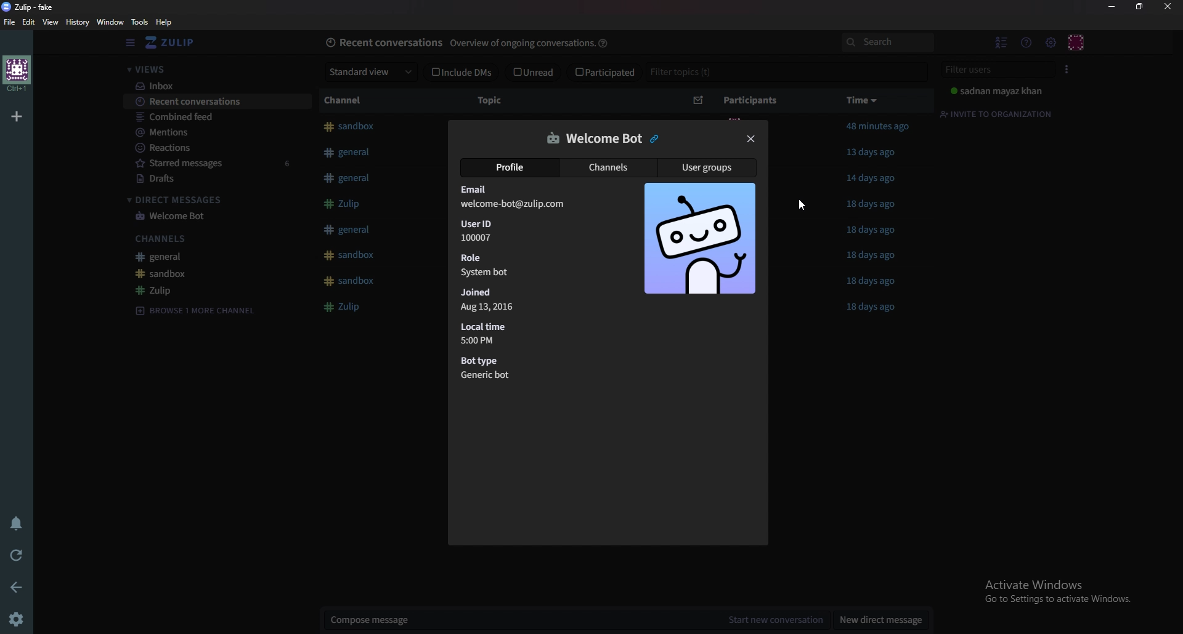 The image size is (1183, 634). Describe the element at coordinates (28, 21) in the screenshot. I see `edit` at that location.